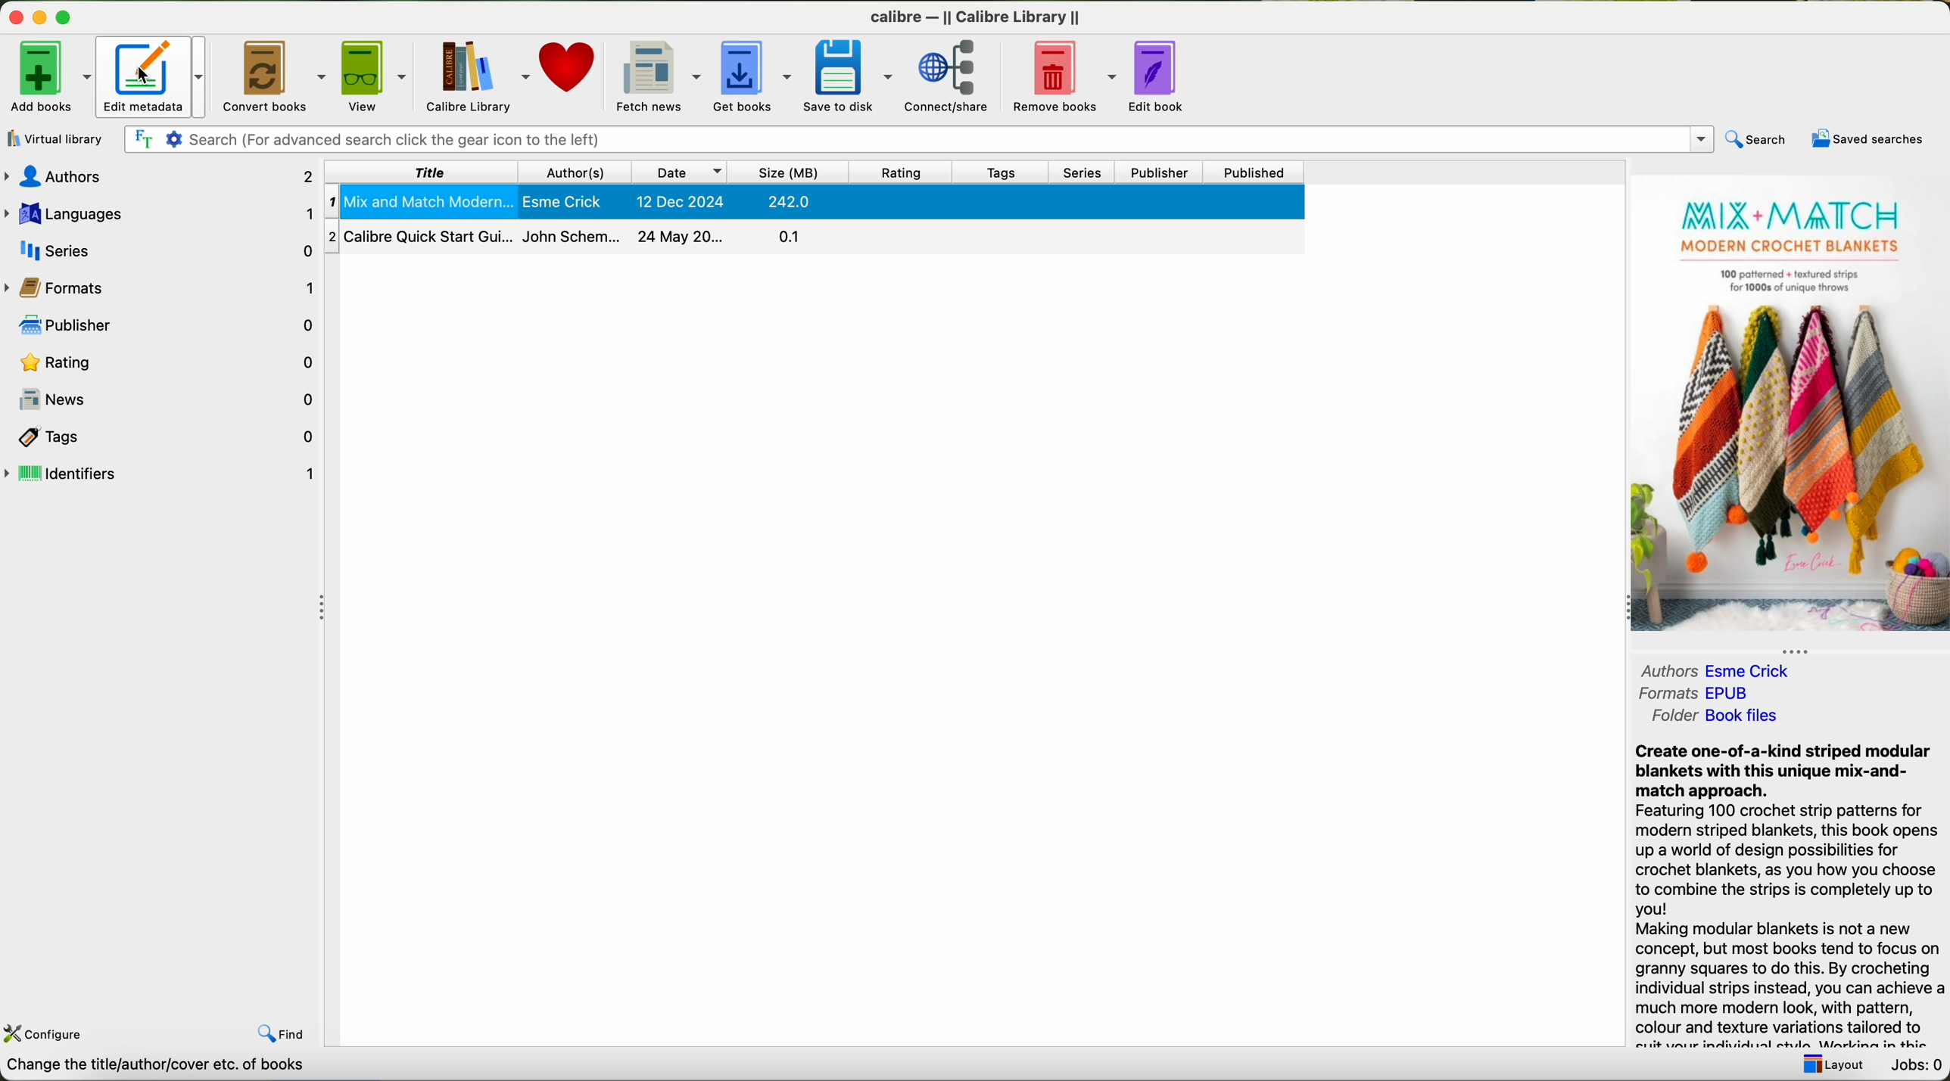 Image resolution: width=1950 pixels, height=1081 pixels. Describe the element at coordinates (1871, 139) in the screenshot. I see `saved searches` at that location.